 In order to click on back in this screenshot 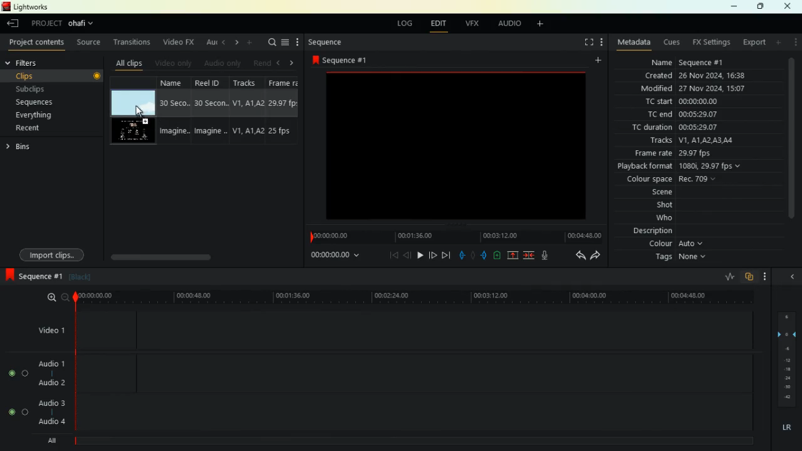, I will do `click(14, 24)`.